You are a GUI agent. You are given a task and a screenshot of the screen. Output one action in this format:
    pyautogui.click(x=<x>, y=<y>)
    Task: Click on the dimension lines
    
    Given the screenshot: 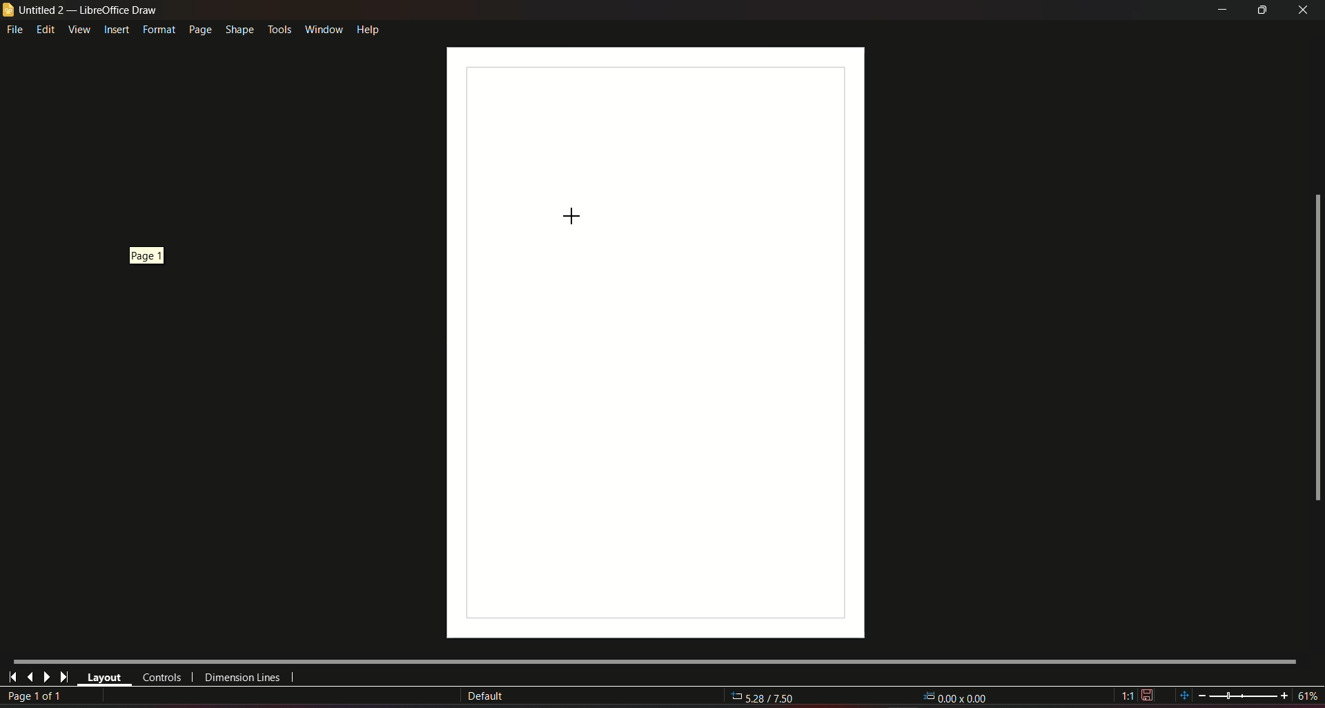 What is the action you would take?
    pyautogui.click(x=243, y=680)
    